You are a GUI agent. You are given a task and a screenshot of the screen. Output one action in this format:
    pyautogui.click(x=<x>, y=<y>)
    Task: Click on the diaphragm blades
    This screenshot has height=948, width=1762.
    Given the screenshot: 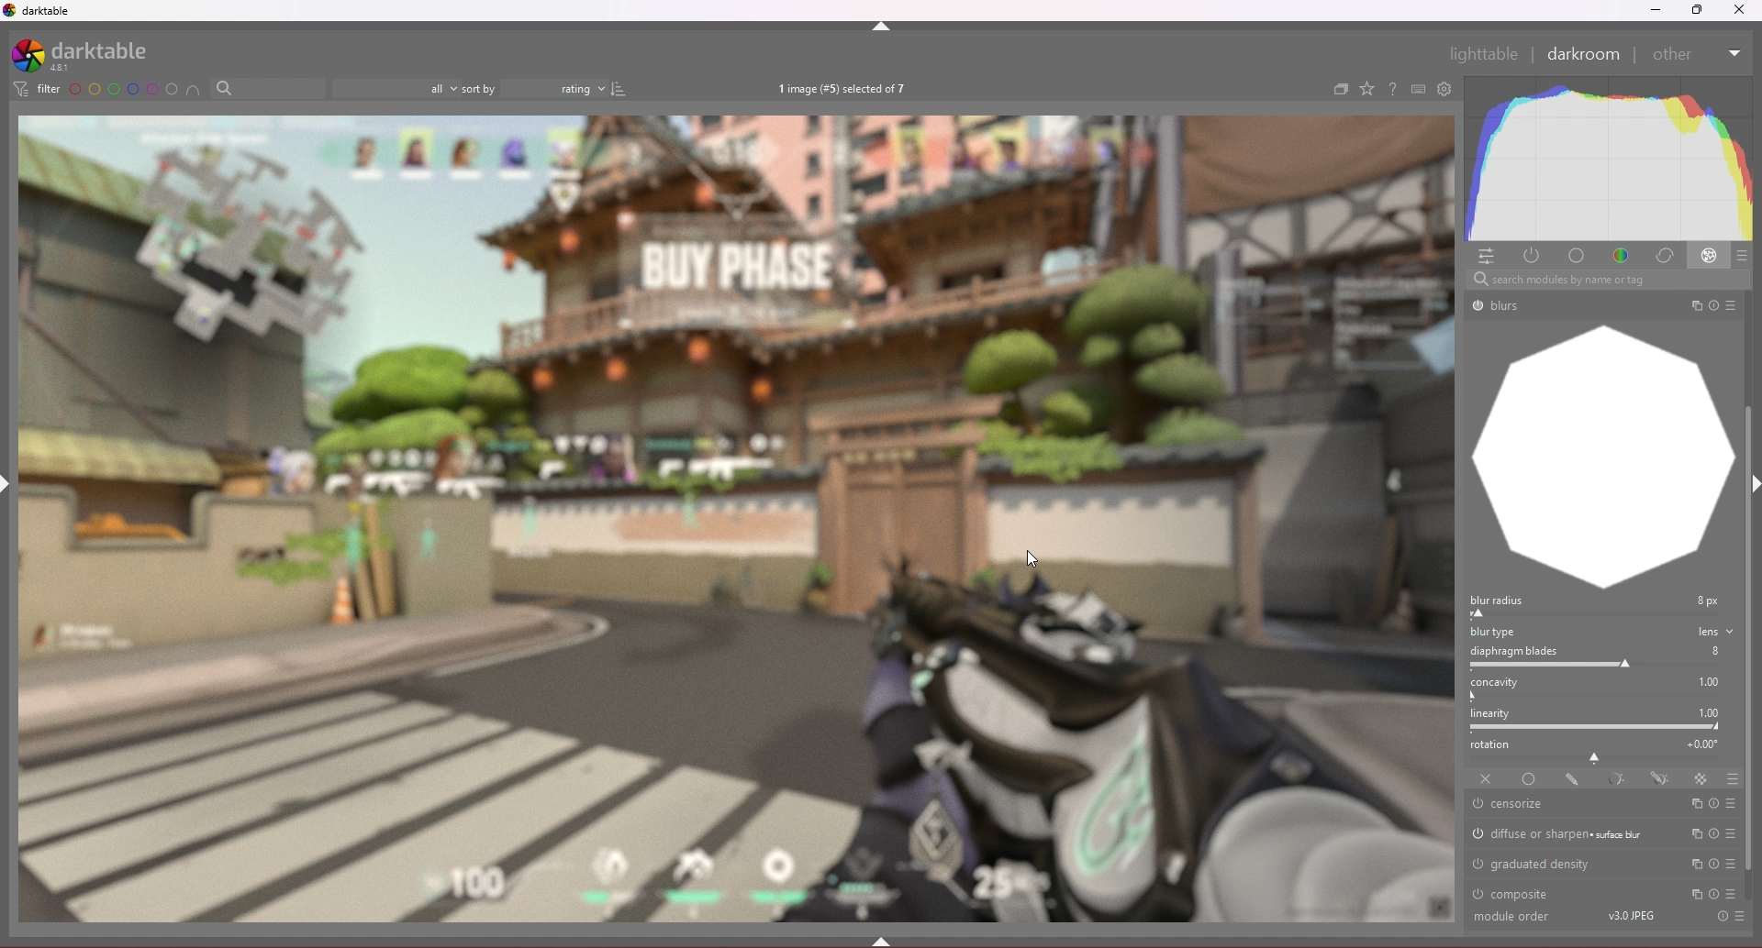 What is the action you would take?
    pyautogui.click(x=1600, y=657)
    